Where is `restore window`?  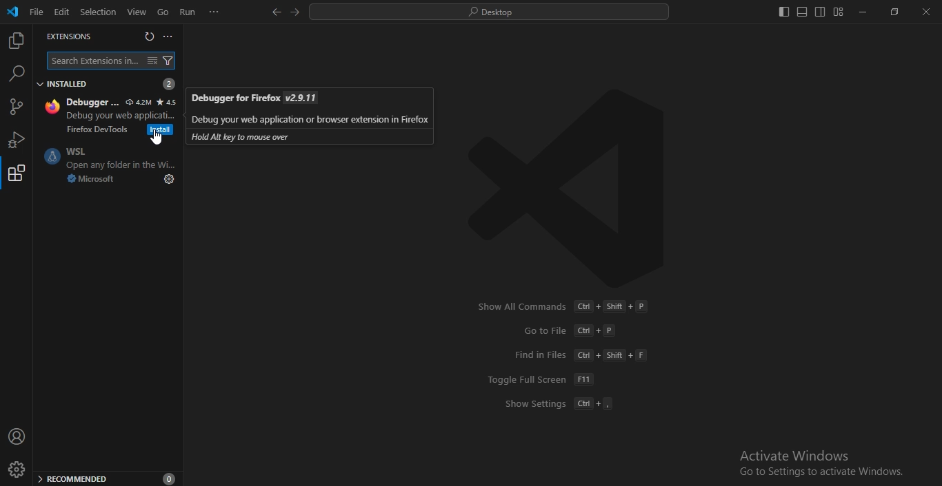
restore window is located at coordinates (892, 13).